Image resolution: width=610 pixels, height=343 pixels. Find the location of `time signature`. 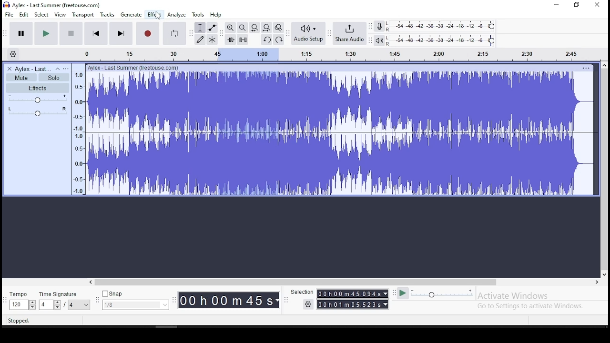

time signature is located at coordinates (65, 302).